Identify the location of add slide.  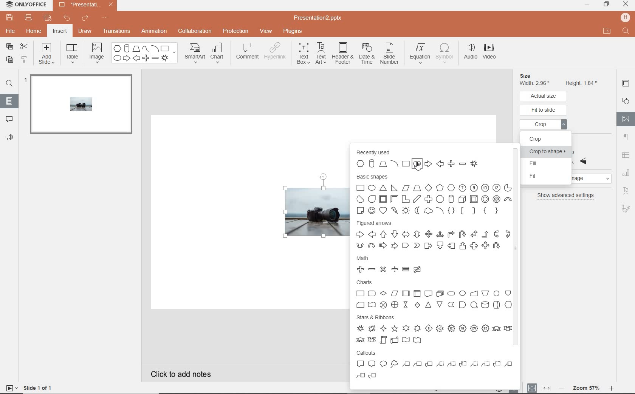
(47, 54).